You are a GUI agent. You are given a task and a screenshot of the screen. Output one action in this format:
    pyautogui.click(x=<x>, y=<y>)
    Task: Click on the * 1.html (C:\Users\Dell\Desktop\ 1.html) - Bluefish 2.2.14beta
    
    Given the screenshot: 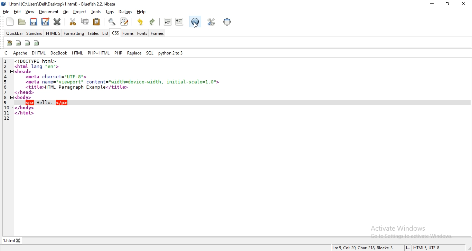 What is the action you would take?
    pyautogui.click(x=64, y=4)
    